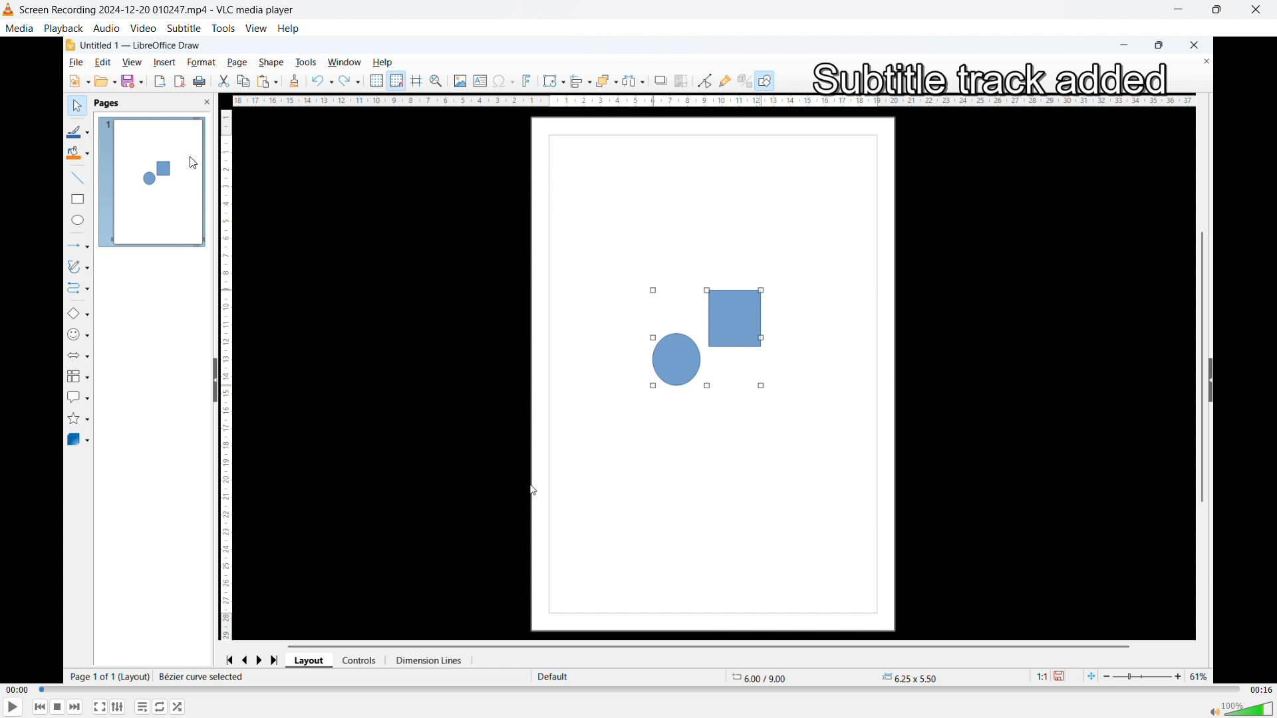 This screenshot has width=1277, height=718. What do you see at coordinates (40, 707) in the screenshot?
I see `Backward or previous media ` at bounding box center [40, 707].